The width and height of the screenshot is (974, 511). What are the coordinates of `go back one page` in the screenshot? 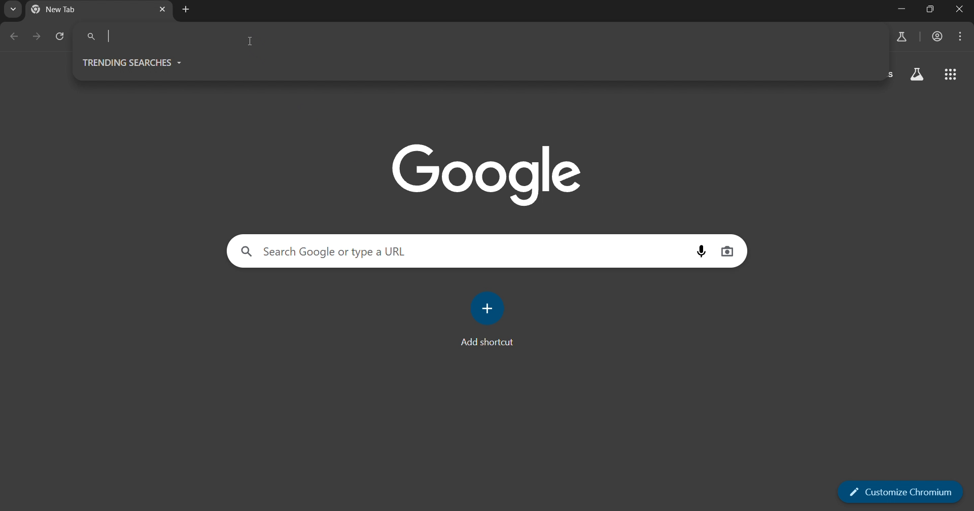 It's located at (16, 37).